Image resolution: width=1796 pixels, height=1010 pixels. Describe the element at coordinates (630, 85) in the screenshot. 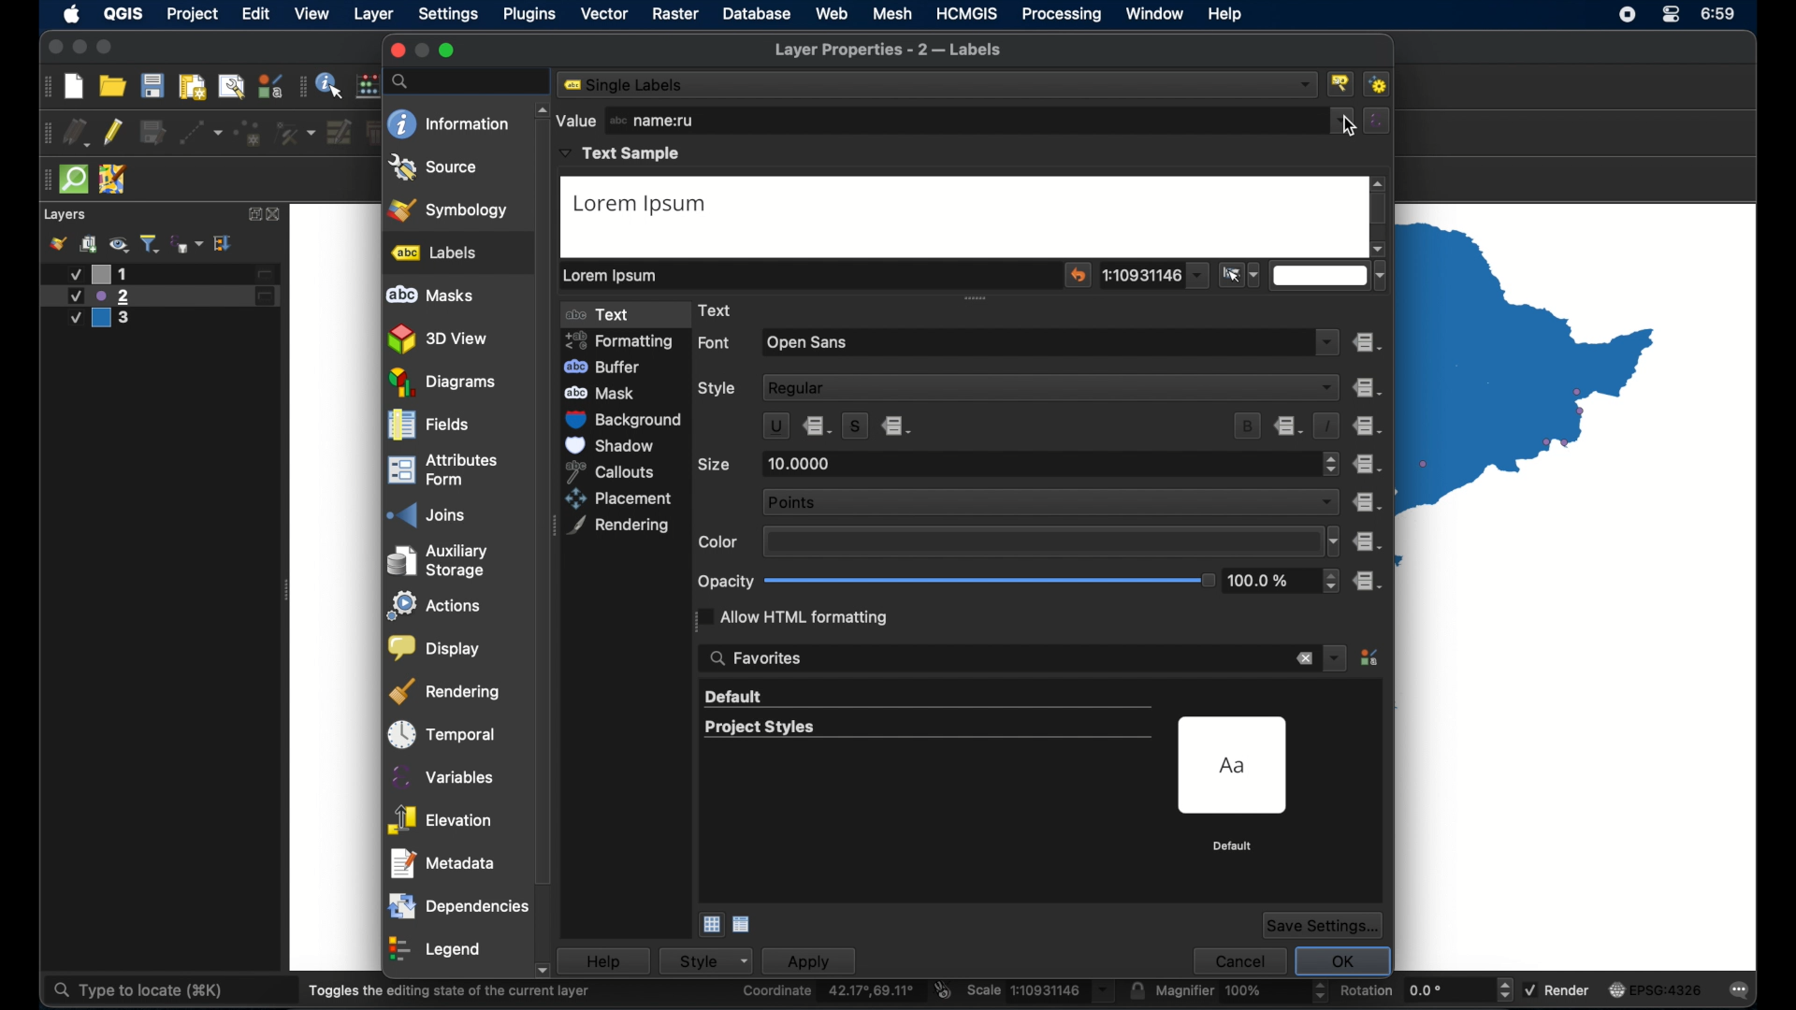

I see `no labels` at that location.